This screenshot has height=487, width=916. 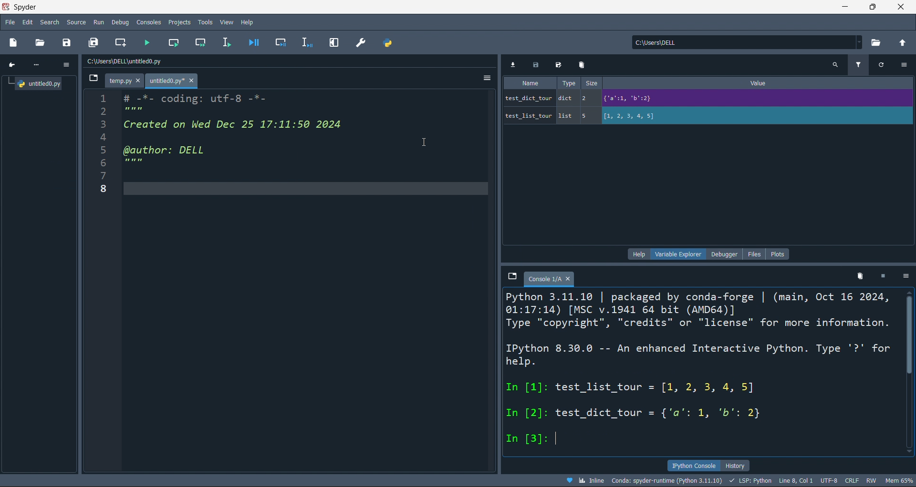 I want to click on save all, so click(x=558, y=64).